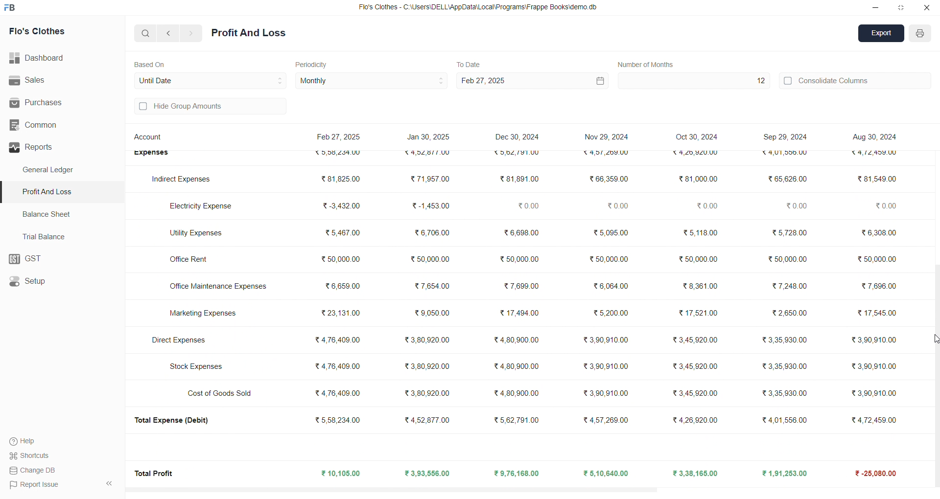 Image resolution: width=940 pixels, height=499 pixels. What do you see at coordinates (517, 420) in the screenshot?
I see `₹5,62,791.00` at bounding box center [517, 420].